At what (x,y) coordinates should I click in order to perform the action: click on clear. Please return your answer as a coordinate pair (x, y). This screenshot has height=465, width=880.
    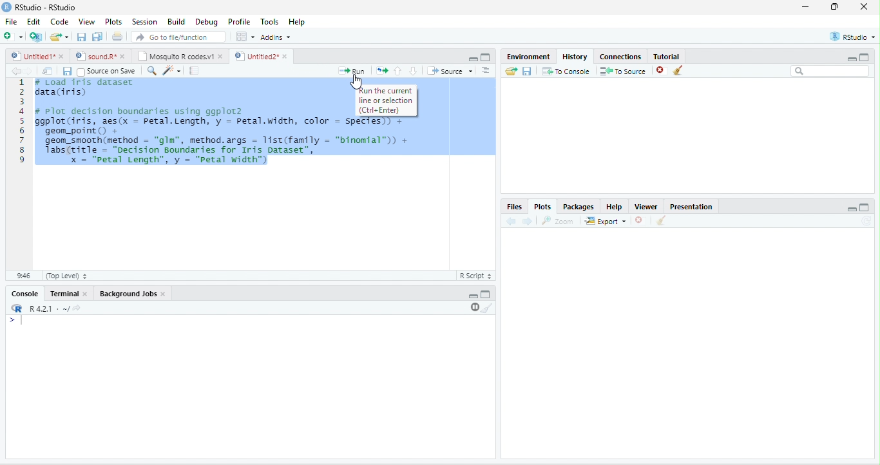
    Looking at the image, I should click on (488, 308).